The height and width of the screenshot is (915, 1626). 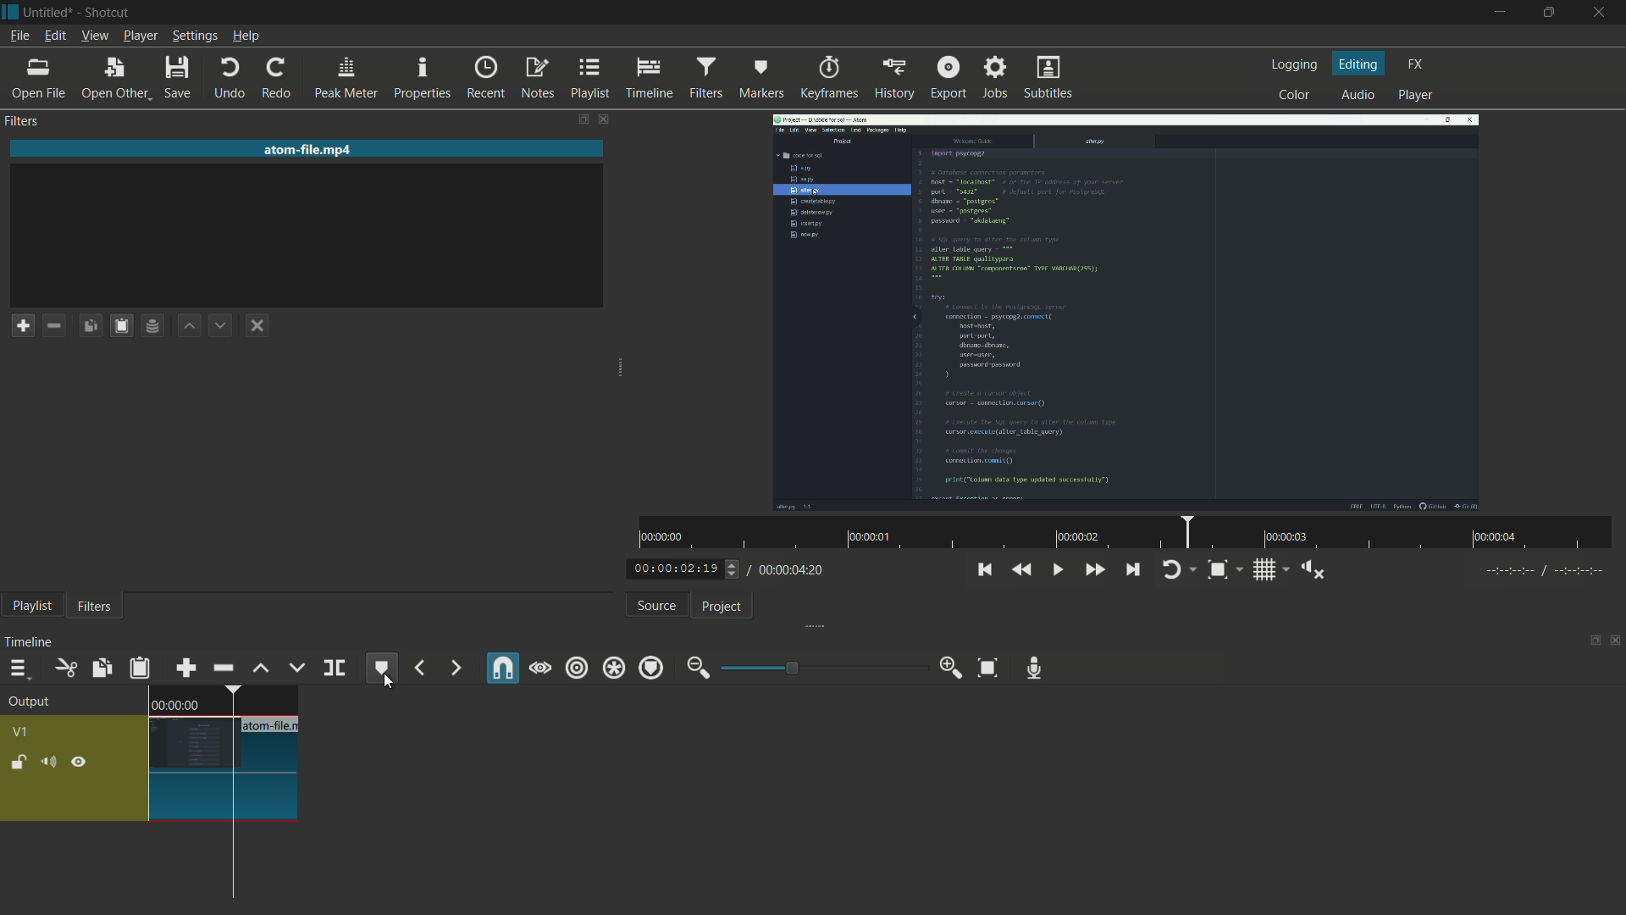 What do you see at coordinates (1500, 14) in the screenshot?
I see `minimize` at bounding box center [1500, 14].